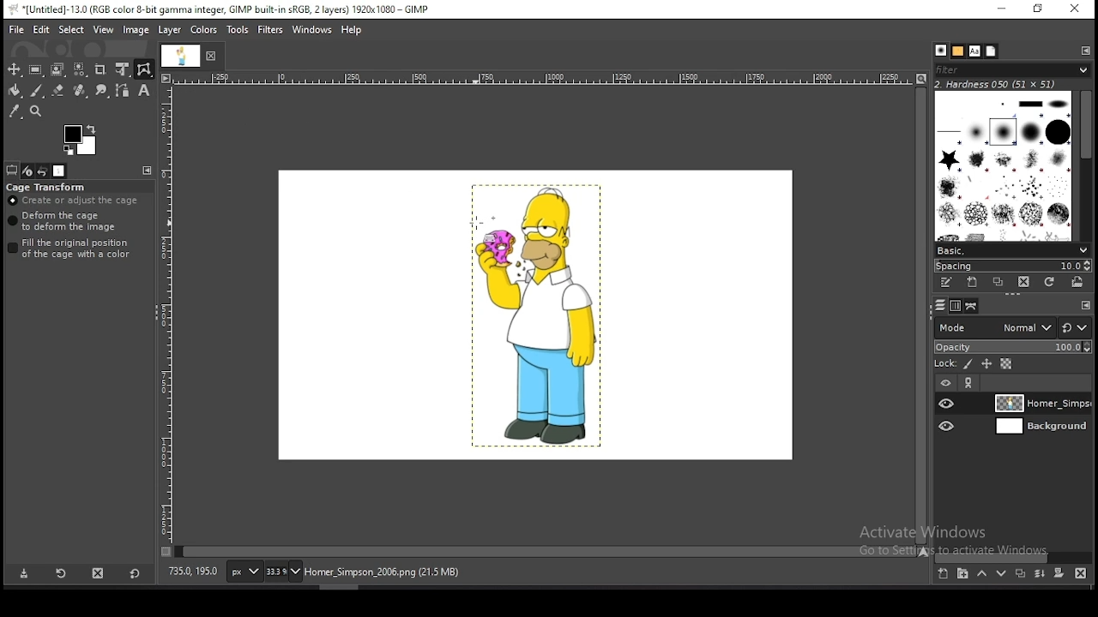 This screenshot has height=617, width=1098. I want to click on document history, so click(991, 51).